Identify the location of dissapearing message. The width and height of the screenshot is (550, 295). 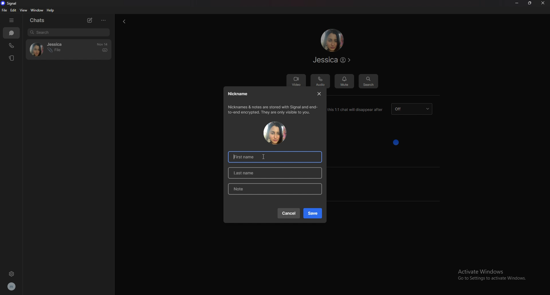
(413, 109).